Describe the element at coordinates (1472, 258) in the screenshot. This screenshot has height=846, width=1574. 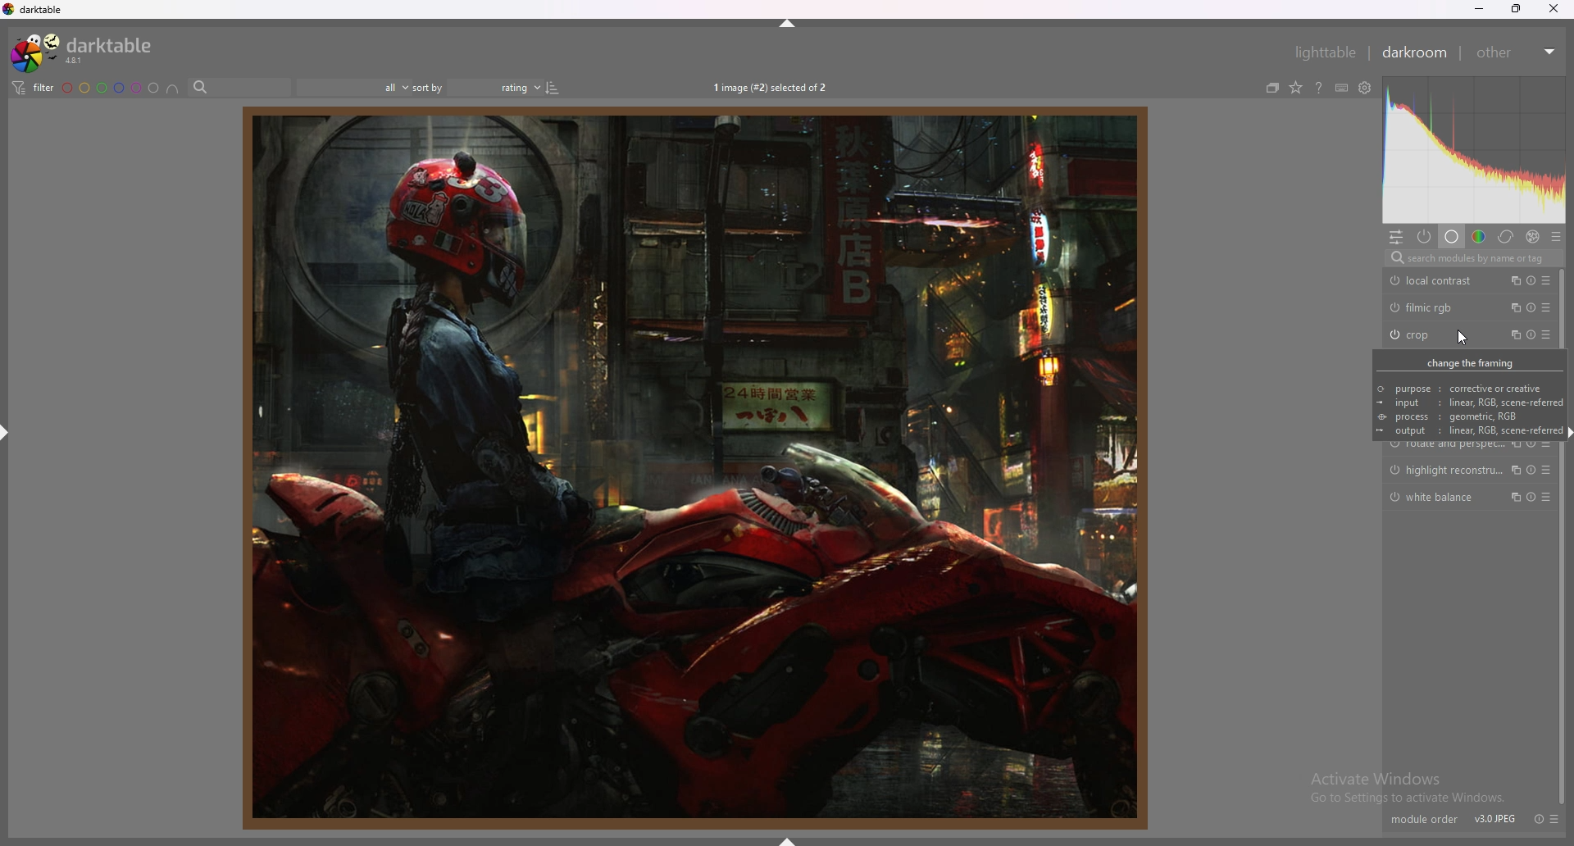
I see `search modules` at that location.